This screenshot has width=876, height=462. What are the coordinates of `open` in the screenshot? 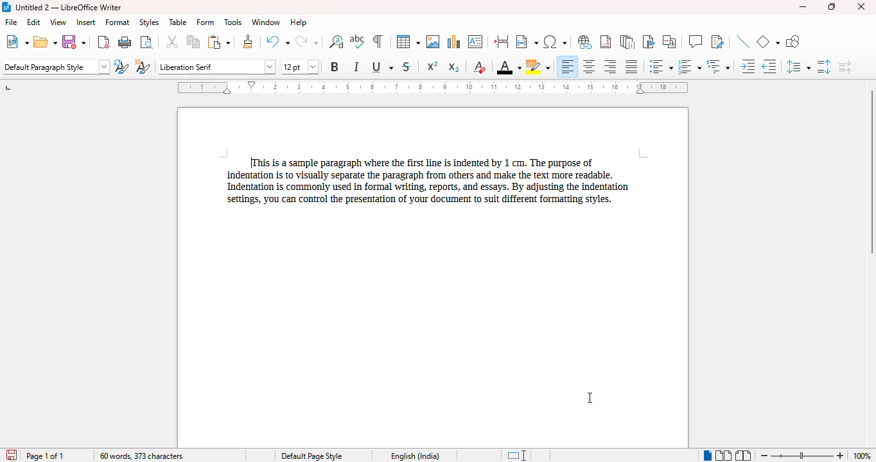 It's located at (46, 42).